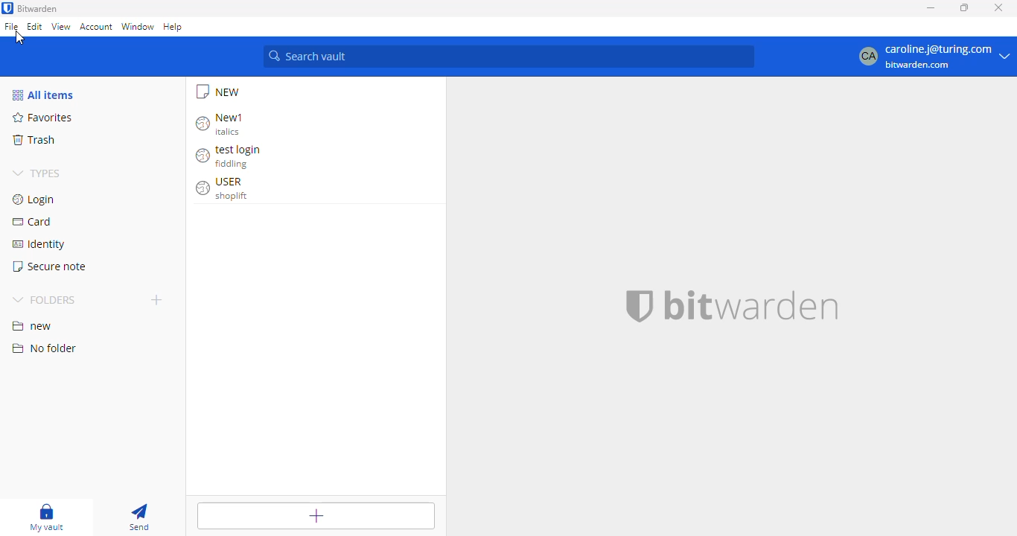 Image resolution: width=1017 pixels, height=536 pixels. Describe the element at coordinates (38, 244) in the screenshot. I see `identity` at that location.